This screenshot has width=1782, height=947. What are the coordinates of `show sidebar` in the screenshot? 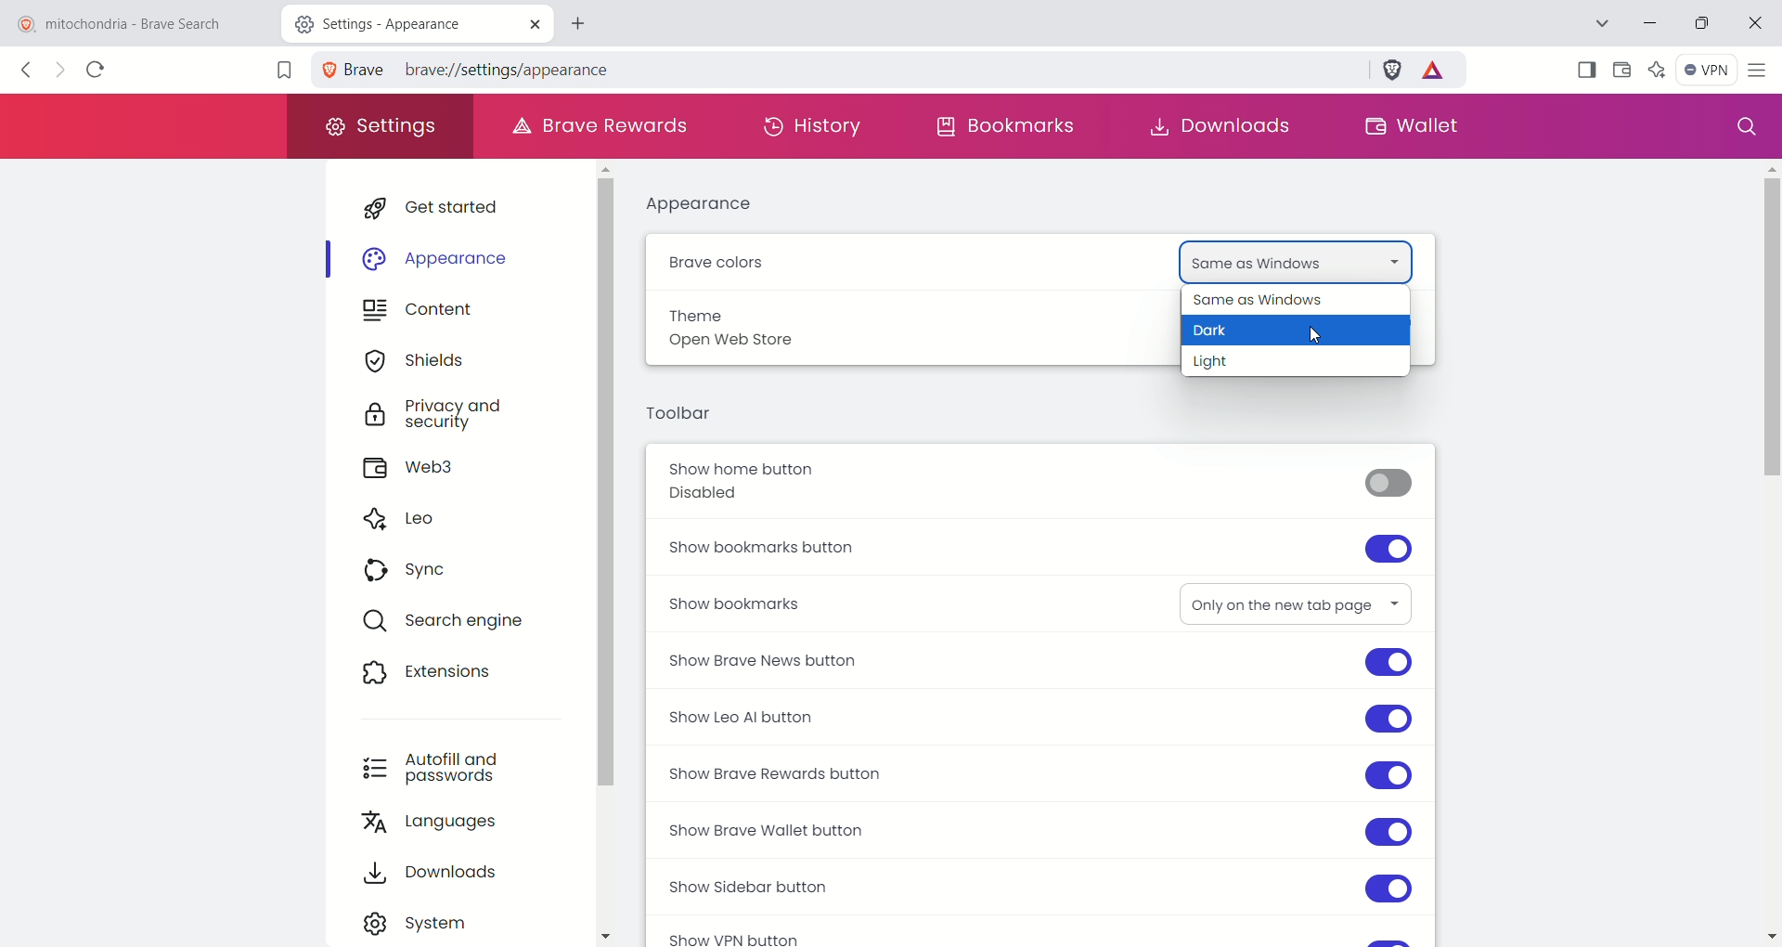 It's located at (1584, 68).